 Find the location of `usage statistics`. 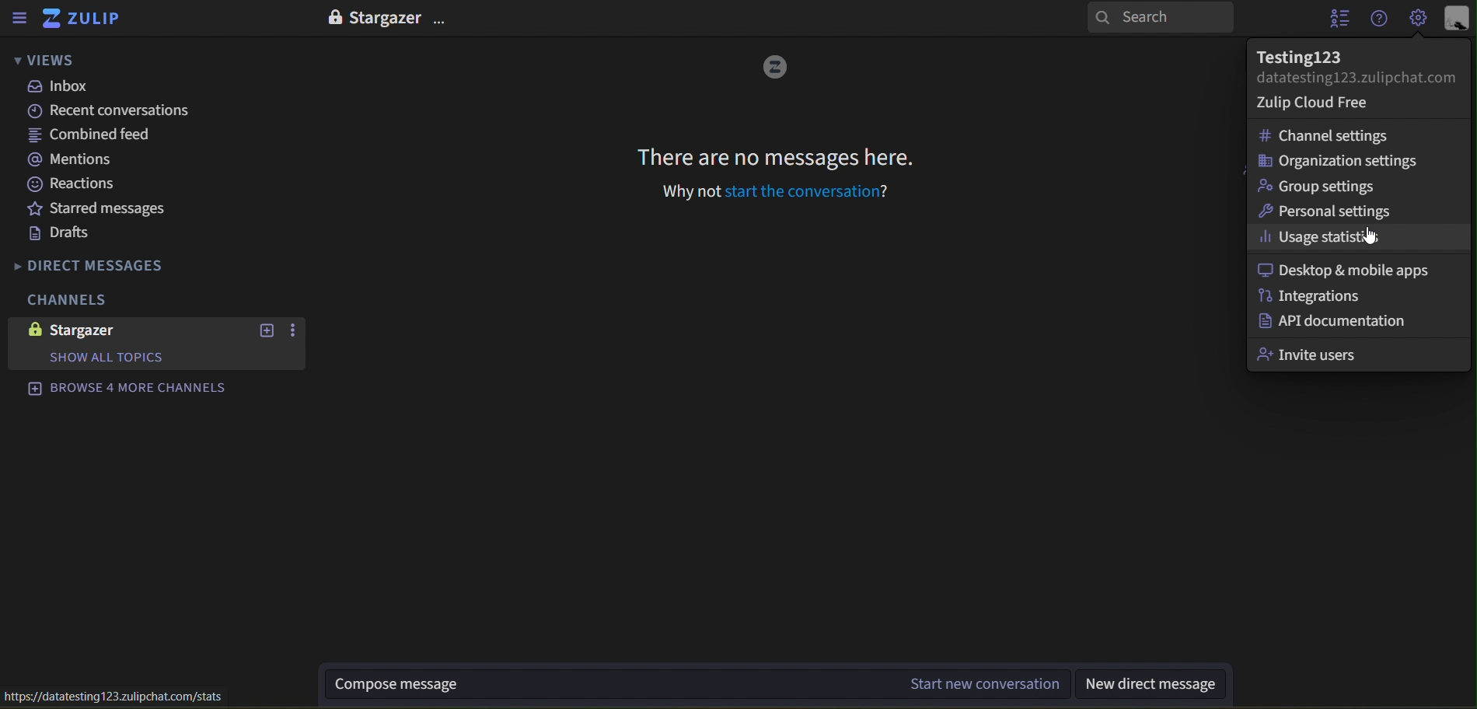

usage statistics is located at coordinates (1318, 236).